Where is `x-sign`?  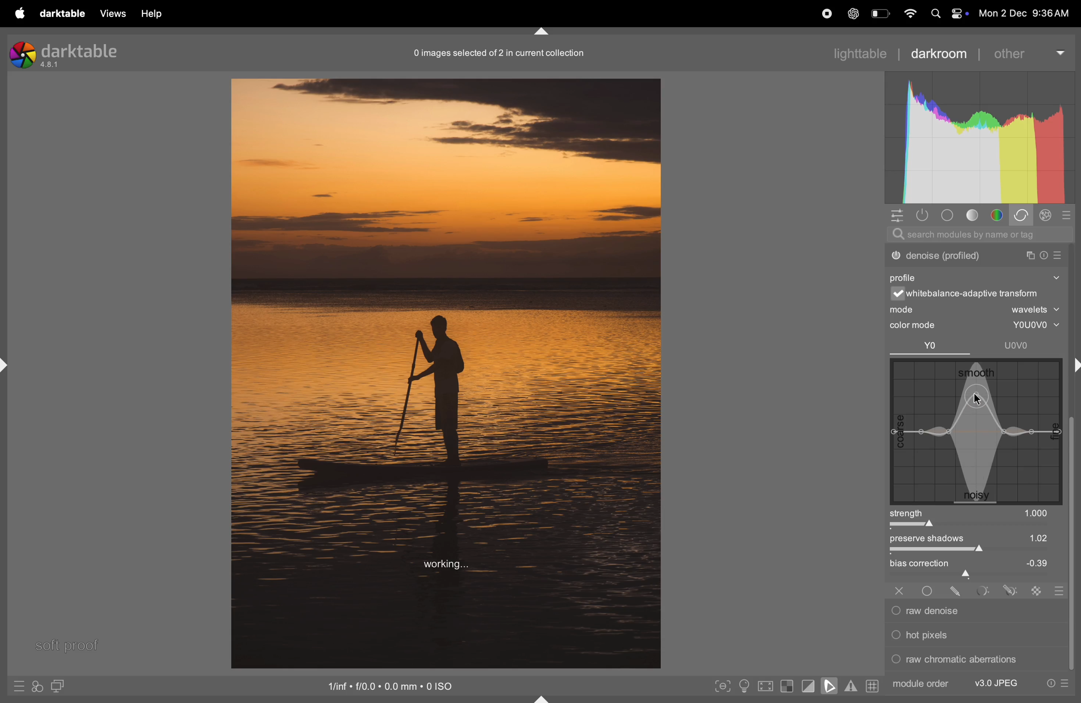
x-sign is located at coordinates (899, 589).